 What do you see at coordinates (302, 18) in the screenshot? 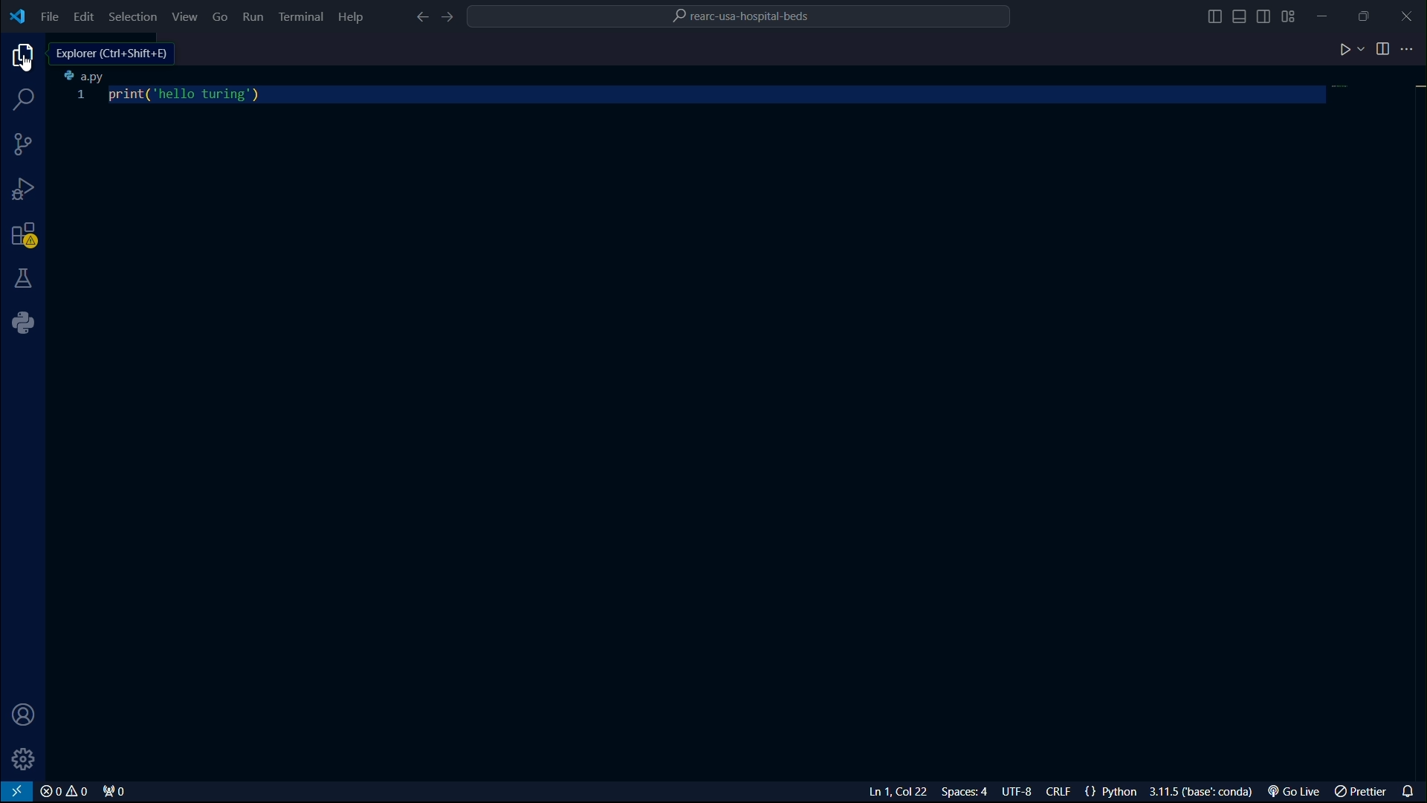
I see `terminal menu` at bounding box center [302, 18].